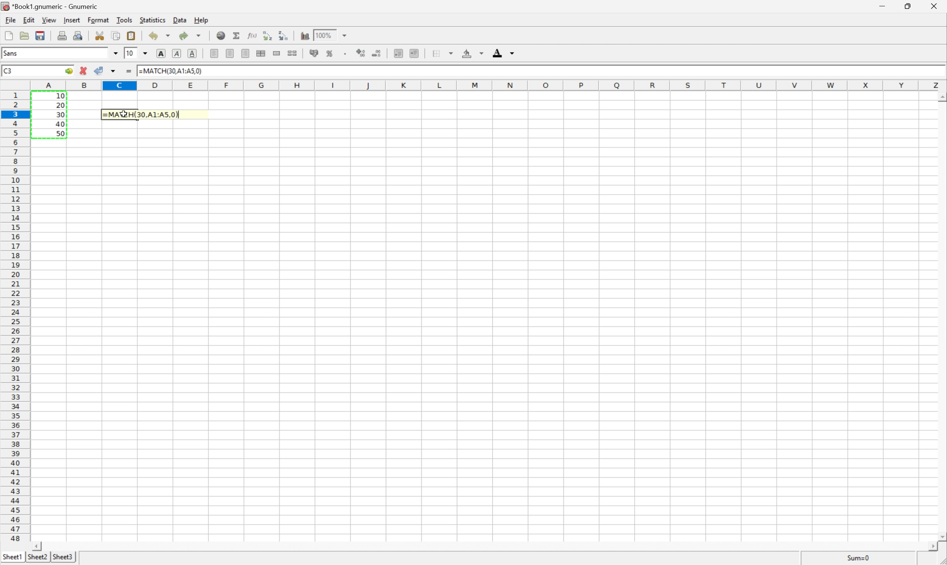 This screenshot has width=947, height=565. Describe the element at coordinates (83, 72) in the screenshot. I see `cancel change` at that location.